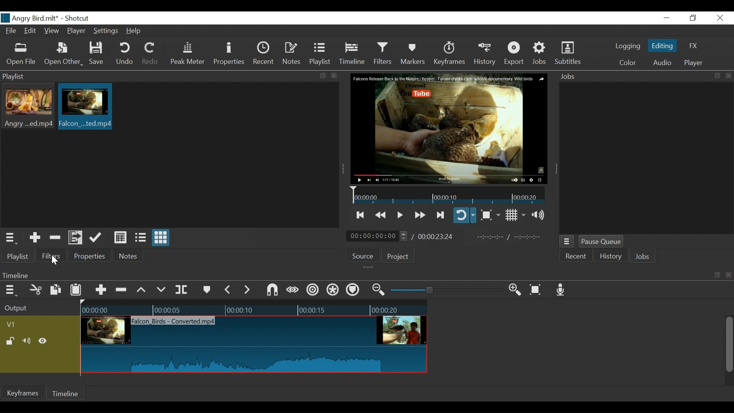  What do you see at coordinates (399, 216) in the screenshot?
I see `Toggle play or pause (Space)` at bounding box center [399, 216].